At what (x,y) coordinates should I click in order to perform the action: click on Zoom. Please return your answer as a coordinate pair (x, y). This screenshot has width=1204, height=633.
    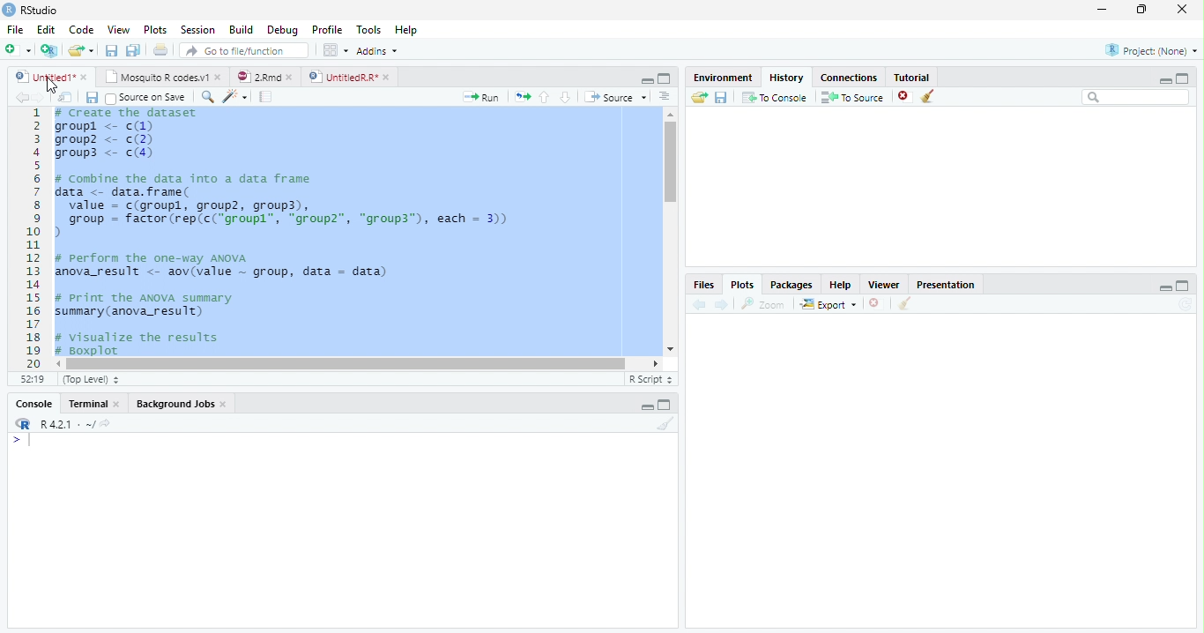
    Looking at the image, I should click on (764, 304).